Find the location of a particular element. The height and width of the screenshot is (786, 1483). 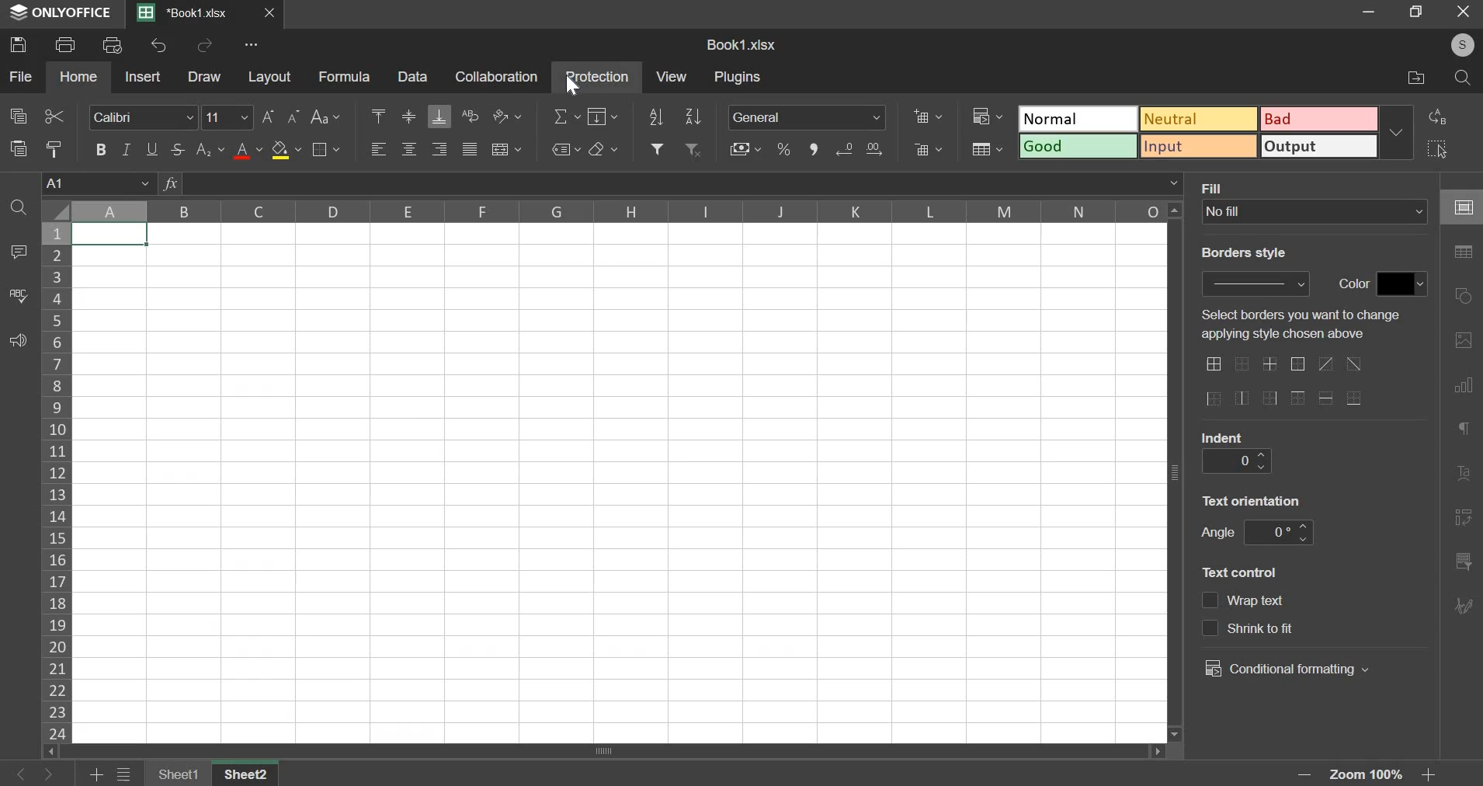

merge & center is located at coordinates (506, 147).